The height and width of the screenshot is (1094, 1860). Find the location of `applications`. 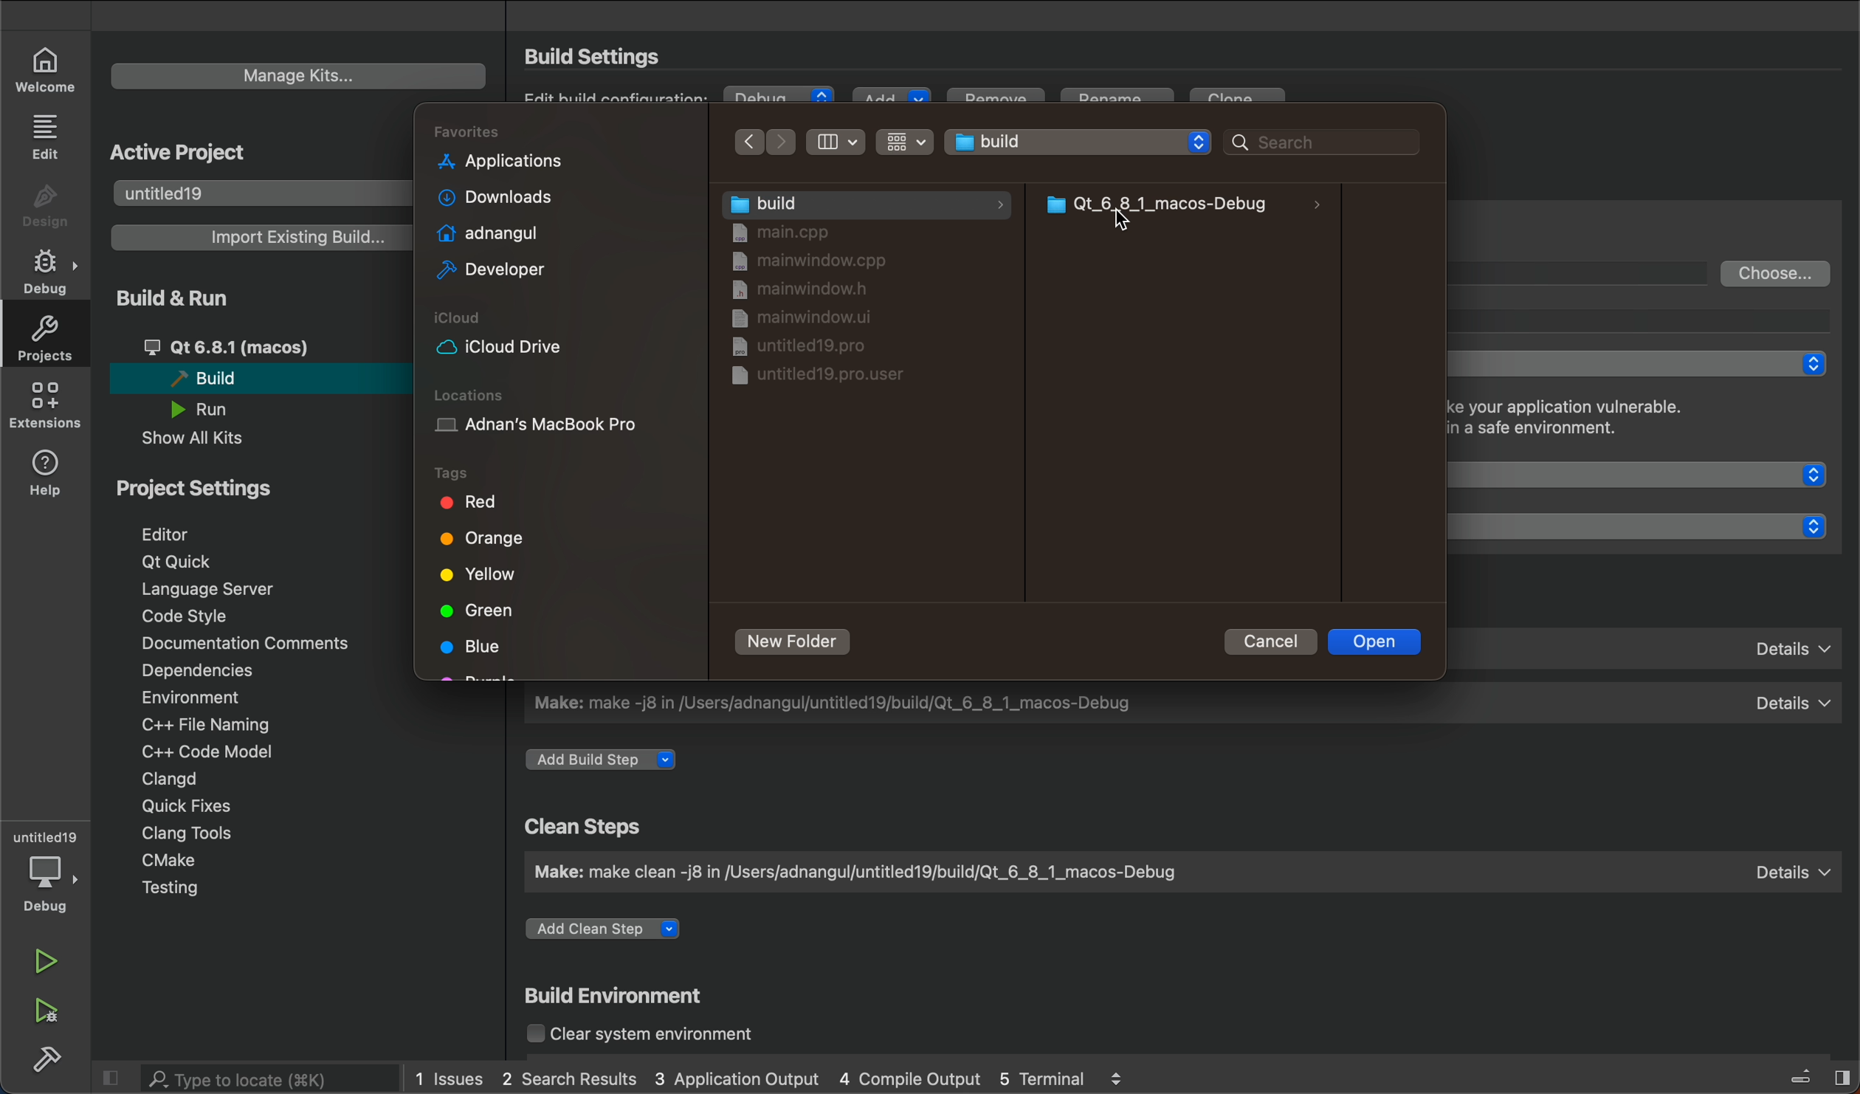

applications is located at coordinates (500, 164).